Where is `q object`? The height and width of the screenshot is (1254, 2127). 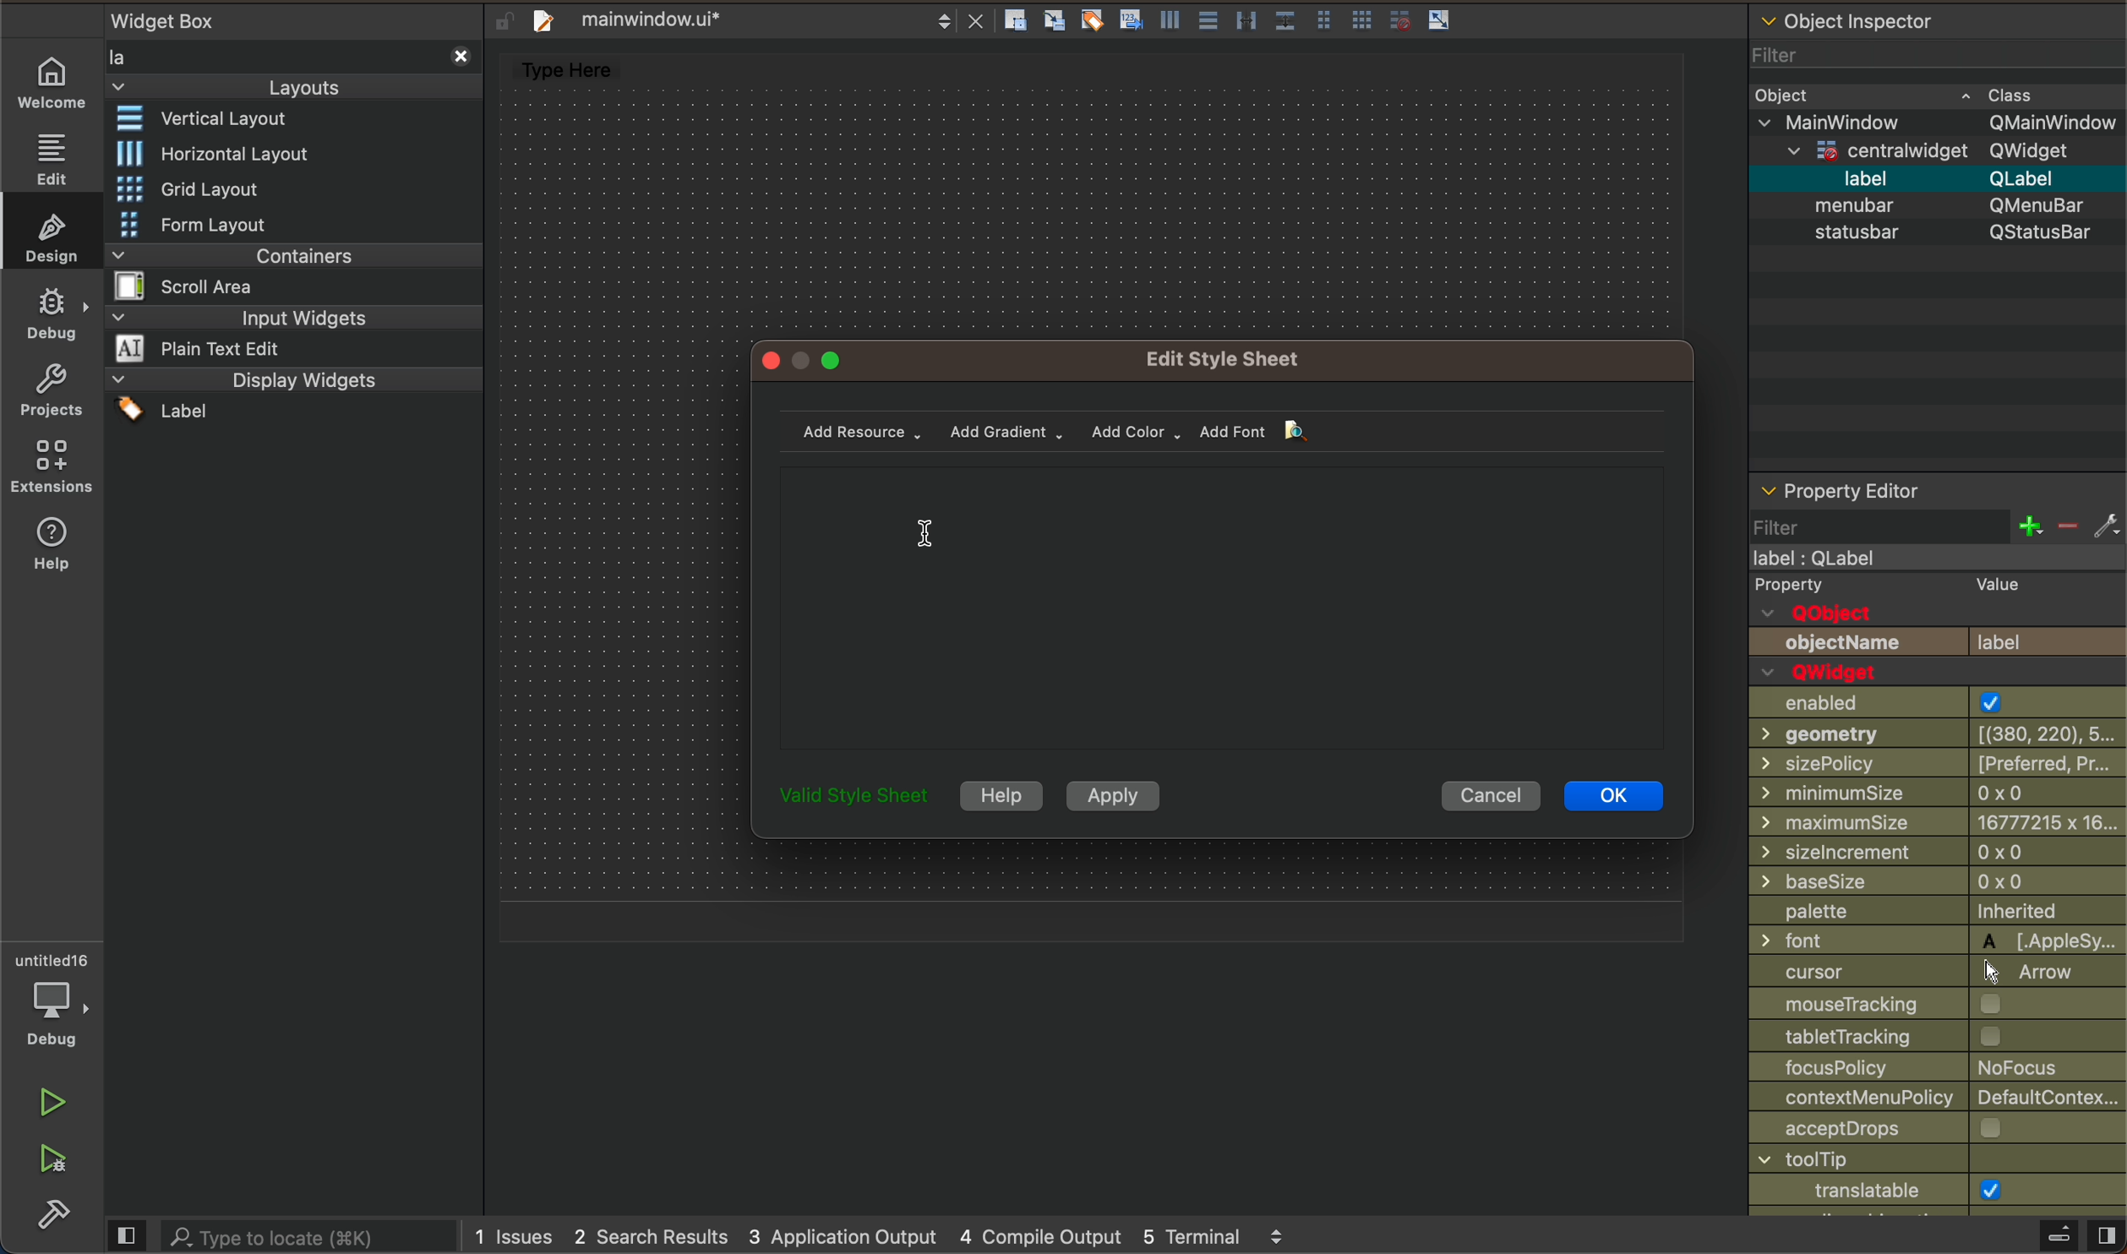
q object is located at coordinates (1857, 614).